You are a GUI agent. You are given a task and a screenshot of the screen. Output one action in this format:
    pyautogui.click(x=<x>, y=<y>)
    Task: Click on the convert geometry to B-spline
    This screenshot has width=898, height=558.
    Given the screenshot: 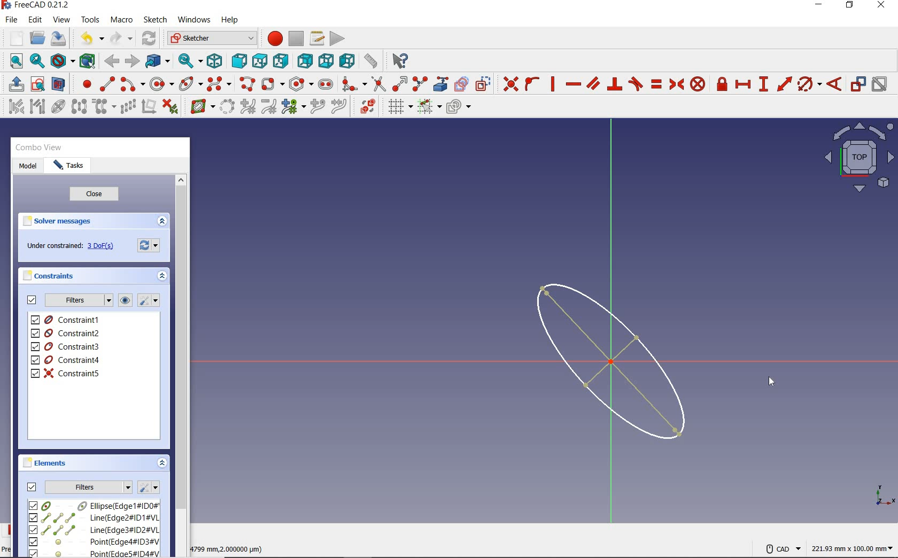 What is the action you would take?
    pyautogui.click(x=227, y=107)
    